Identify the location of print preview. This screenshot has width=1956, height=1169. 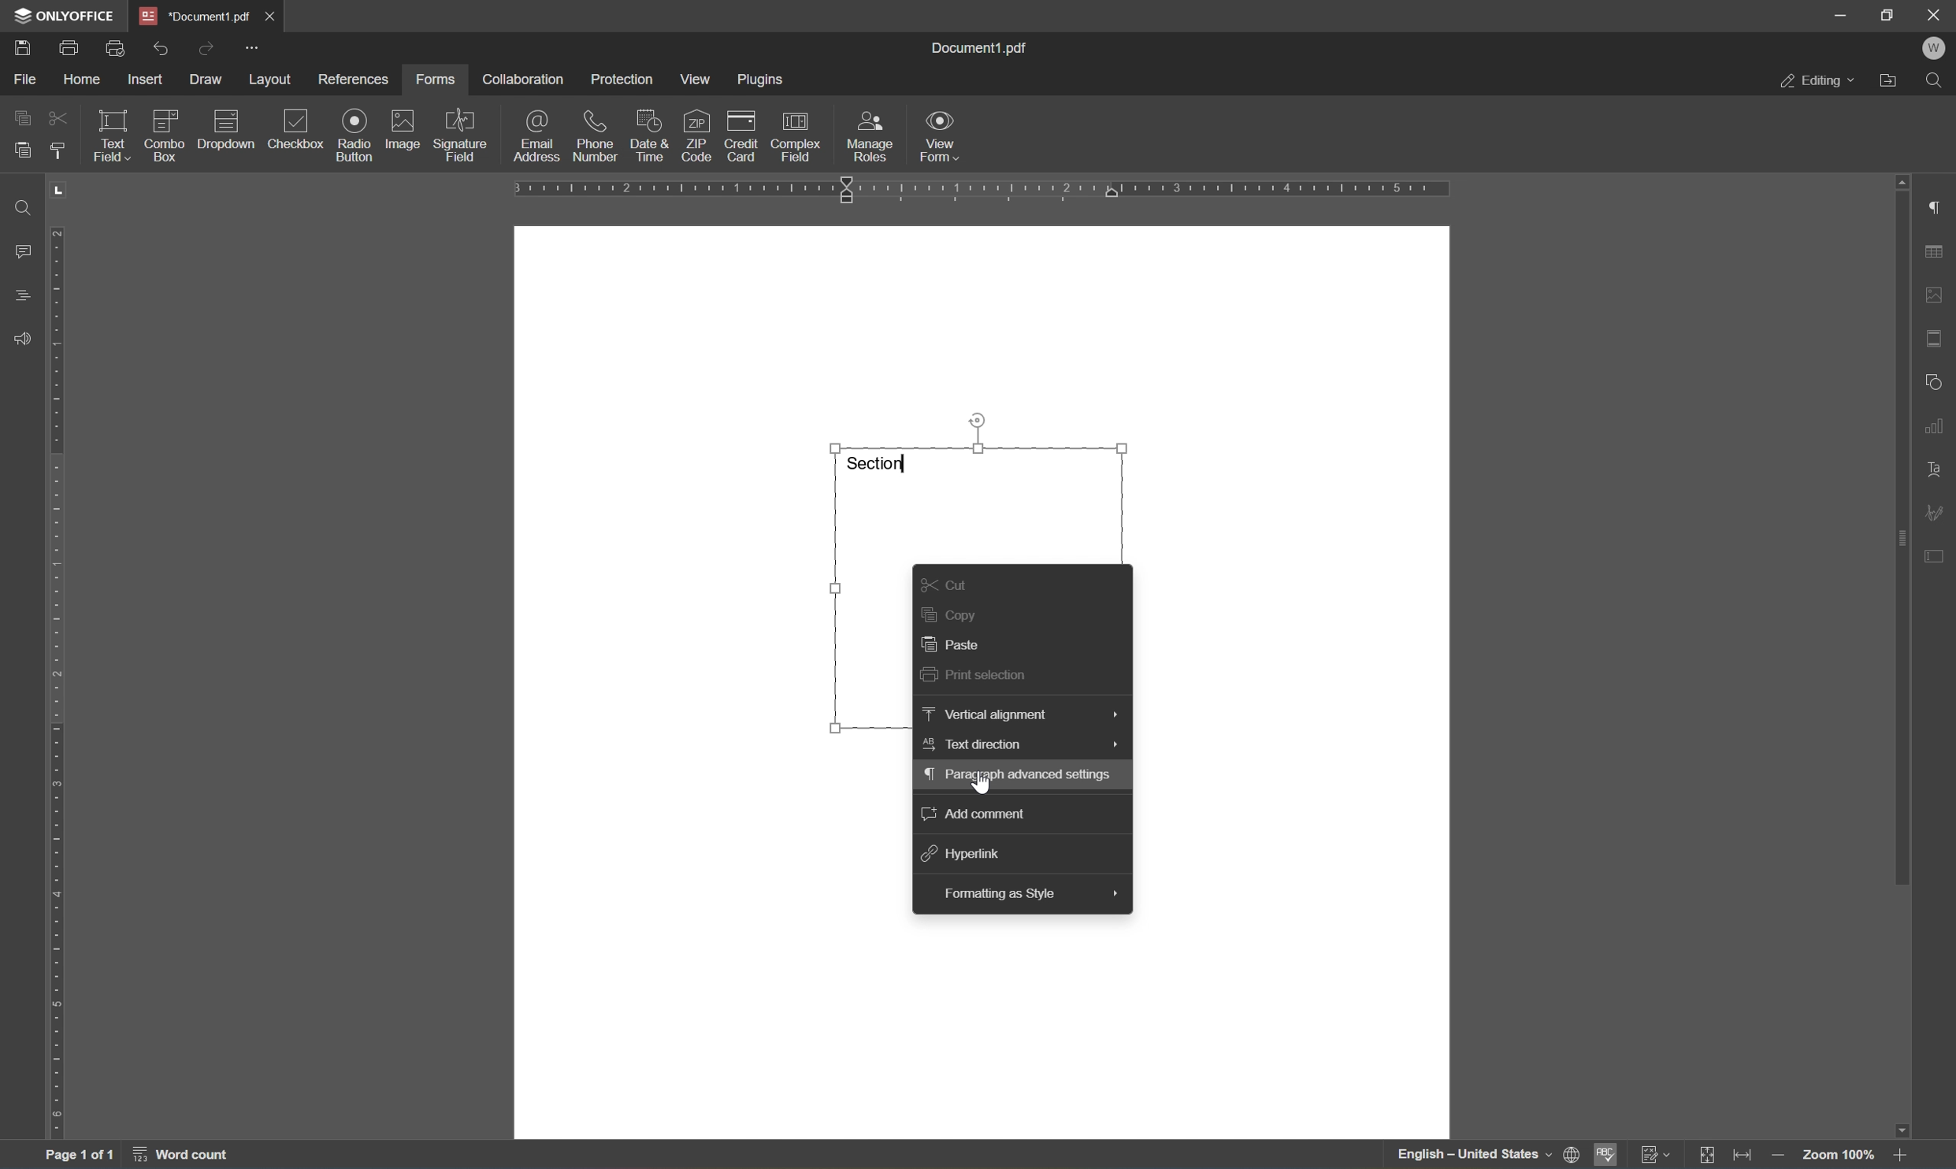
(117, 46).